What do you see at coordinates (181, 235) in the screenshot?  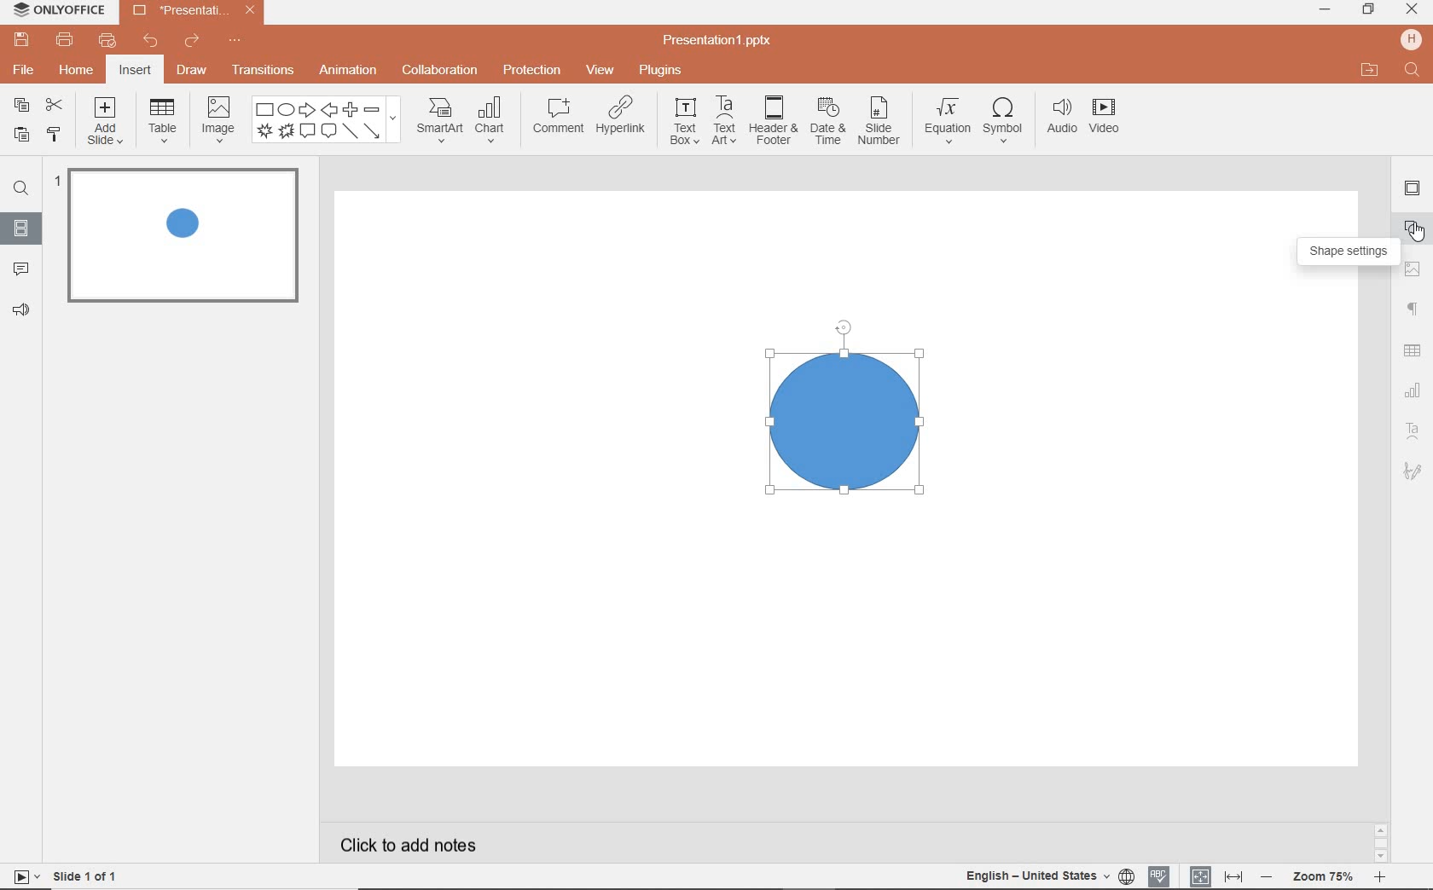 I see `slide` at bounding box center [181, 235].